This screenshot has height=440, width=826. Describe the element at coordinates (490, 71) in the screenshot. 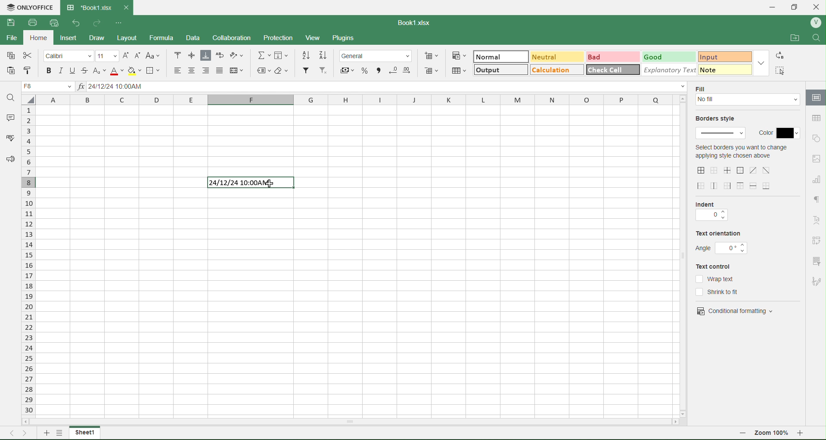

I see `output` at that location.